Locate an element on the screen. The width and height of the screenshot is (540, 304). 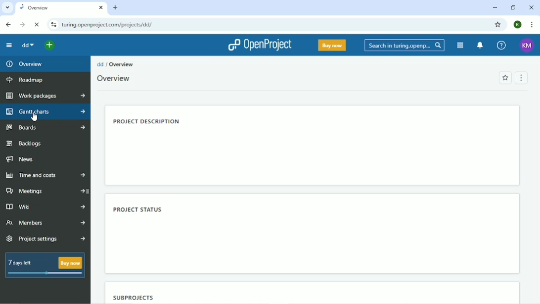
Projects is located at coordinates (169, 64).